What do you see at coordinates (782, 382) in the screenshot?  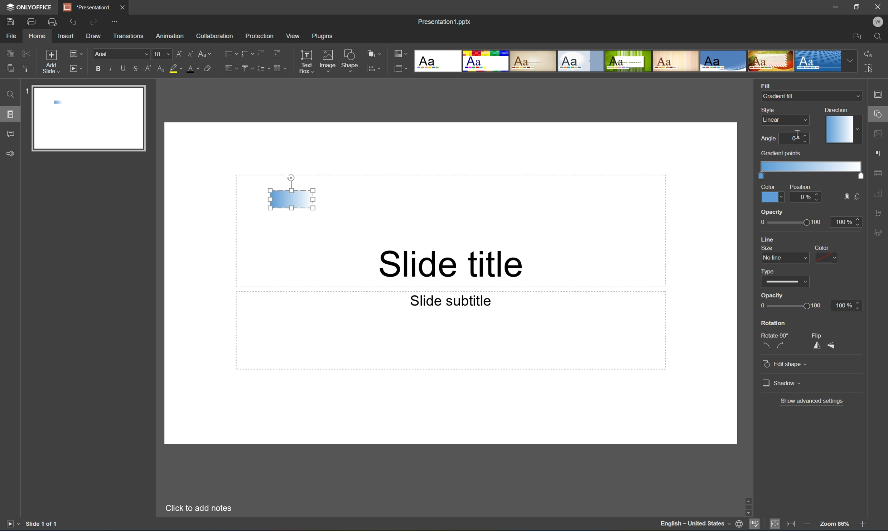 I see `Shadow` at bounding box center [782, 382].